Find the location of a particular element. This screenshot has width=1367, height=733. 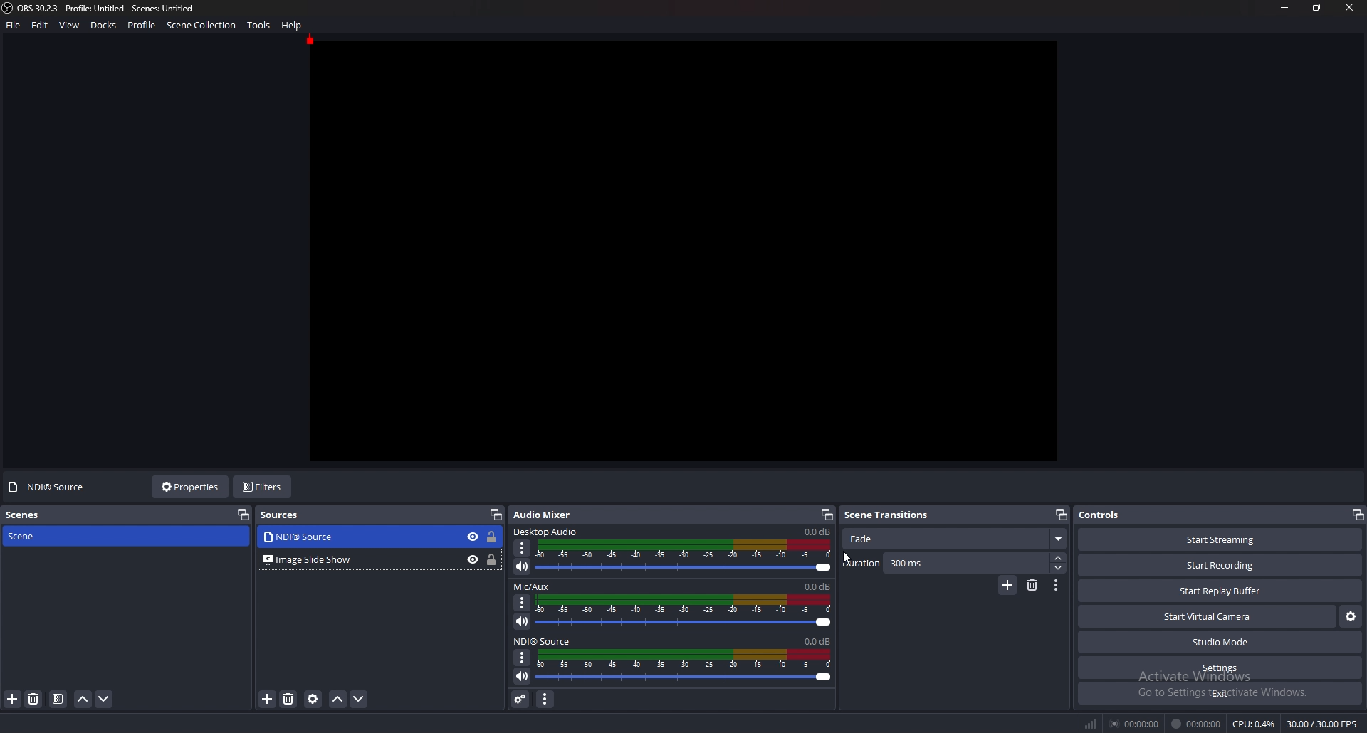

Signal is located at coordinates (1089, 721).